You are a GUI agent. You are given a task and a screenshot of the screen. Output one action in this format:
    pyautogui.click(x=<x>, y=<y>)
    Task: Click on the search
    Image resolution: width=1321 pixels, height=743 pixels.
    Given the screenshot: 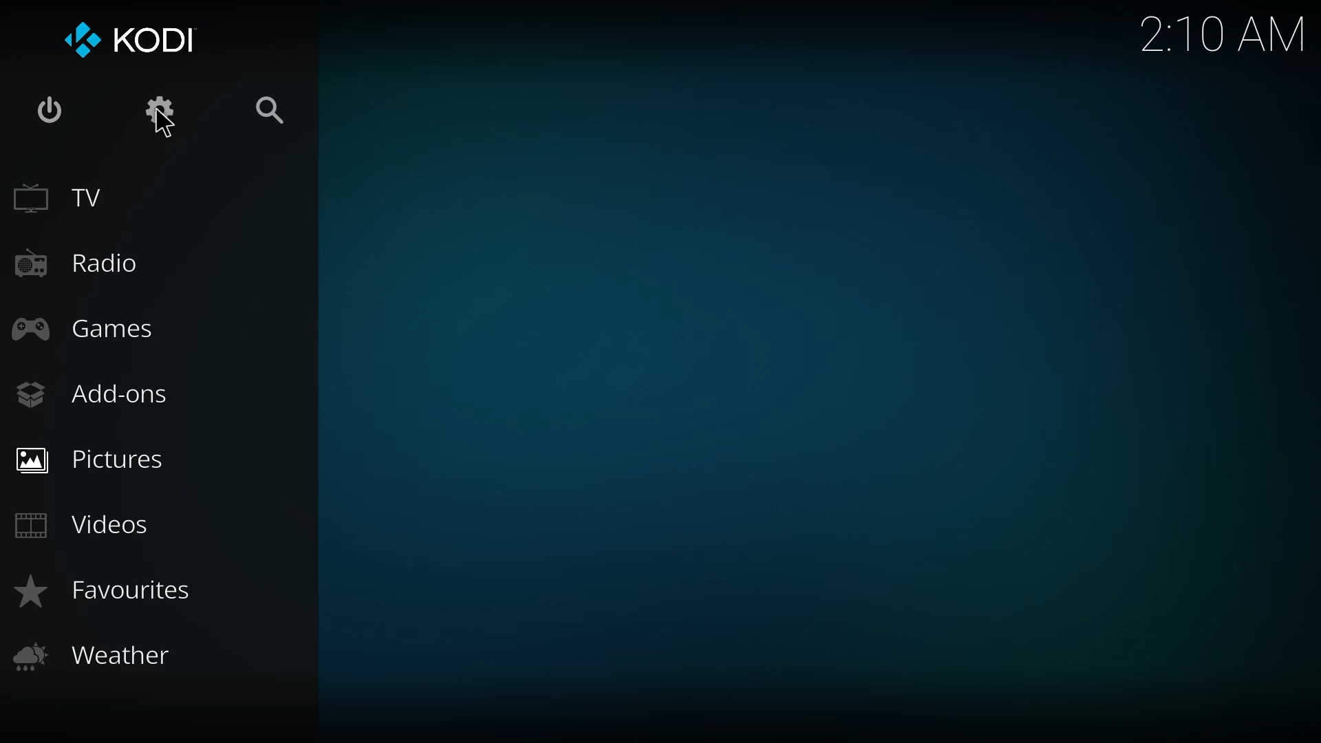 What is the action you would take?
    pyautogui.click(x=270, y=108)
    